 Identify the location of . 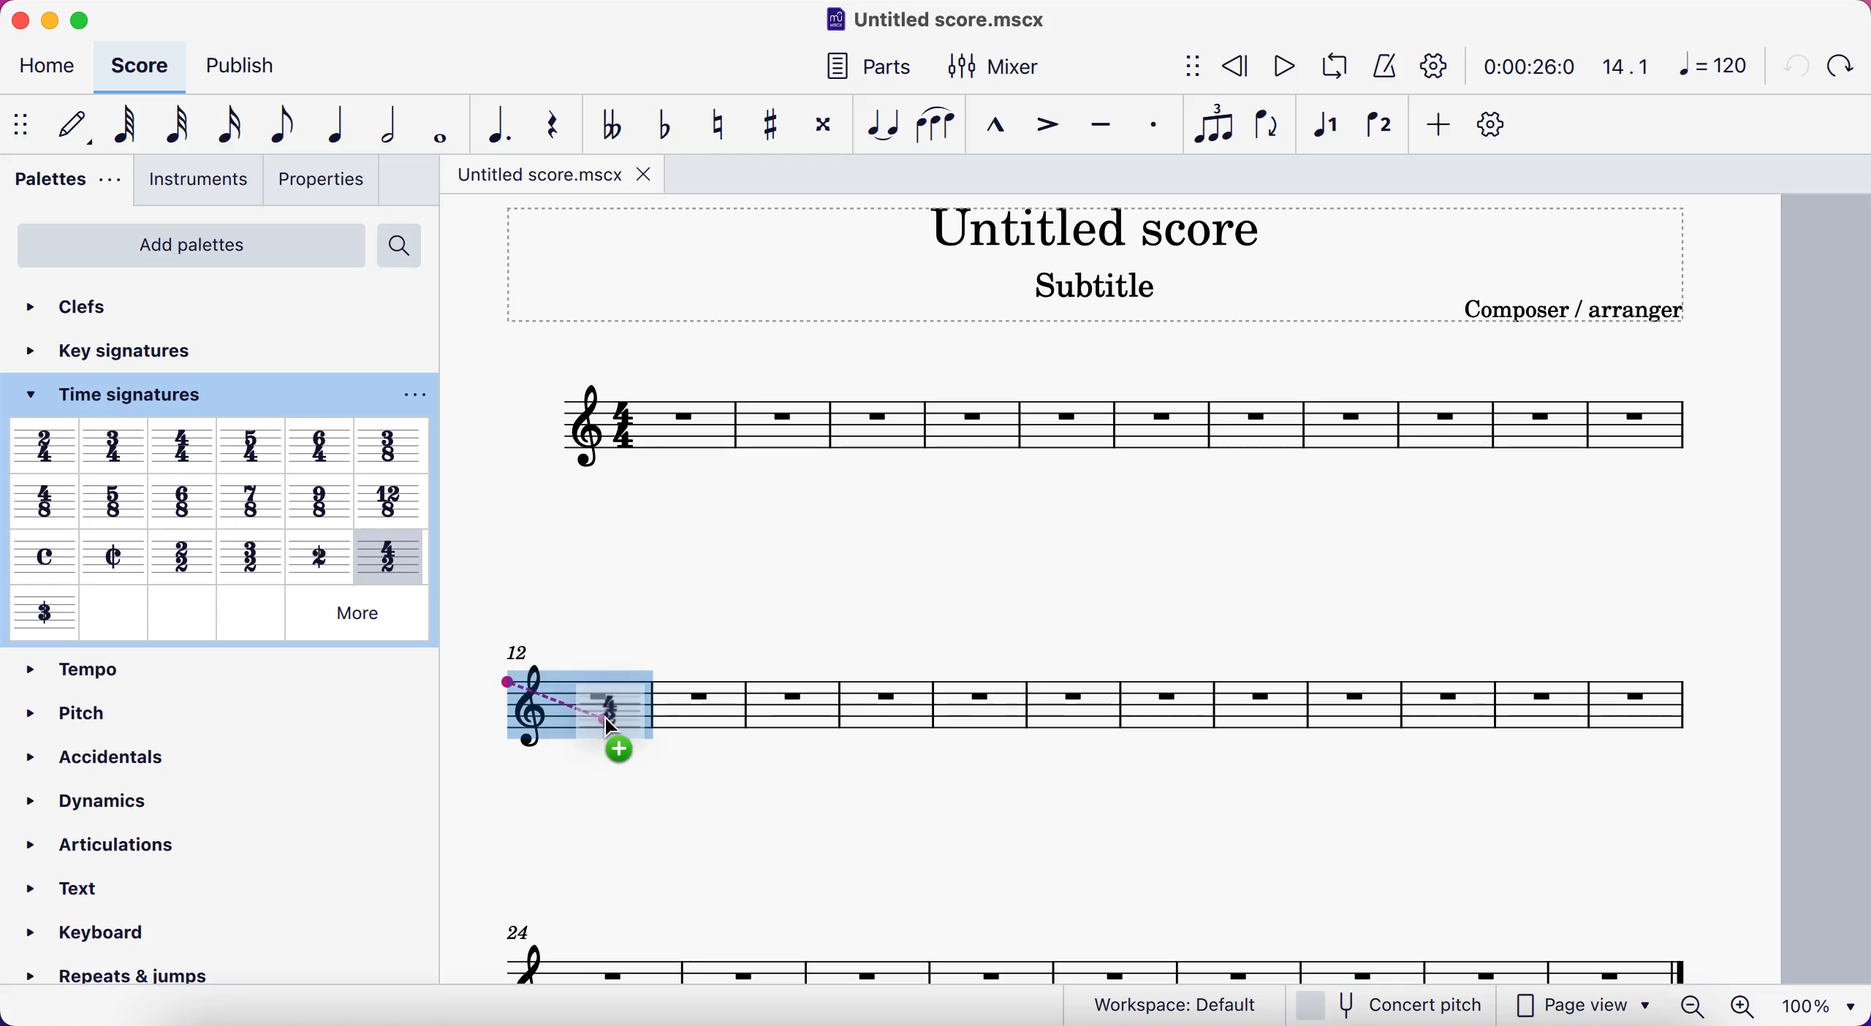
(357, 613).